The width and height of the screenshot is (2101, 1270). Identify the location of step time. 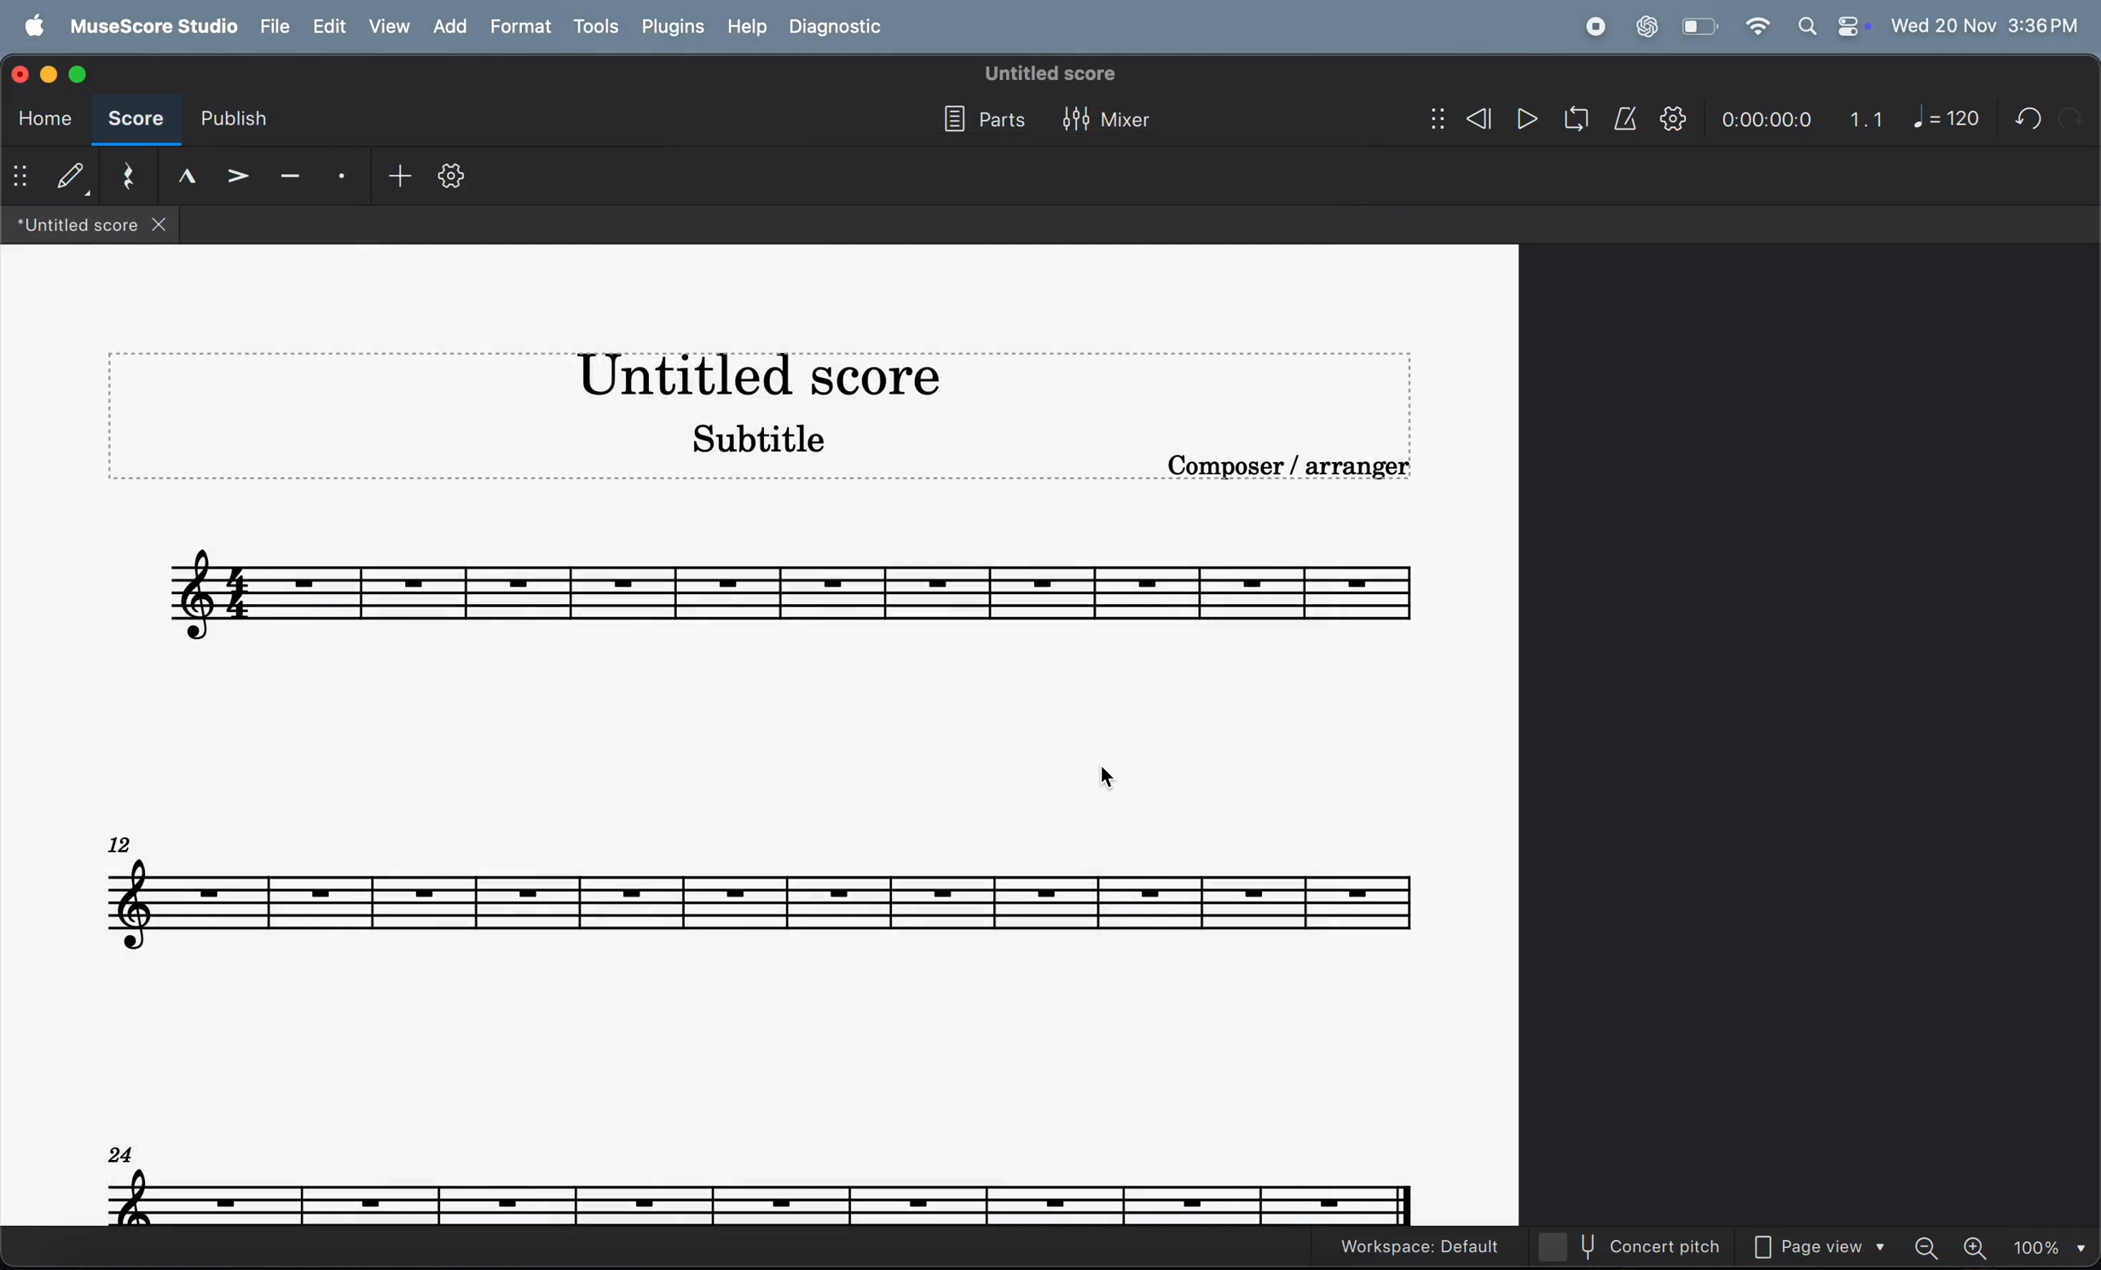
(50, 177).